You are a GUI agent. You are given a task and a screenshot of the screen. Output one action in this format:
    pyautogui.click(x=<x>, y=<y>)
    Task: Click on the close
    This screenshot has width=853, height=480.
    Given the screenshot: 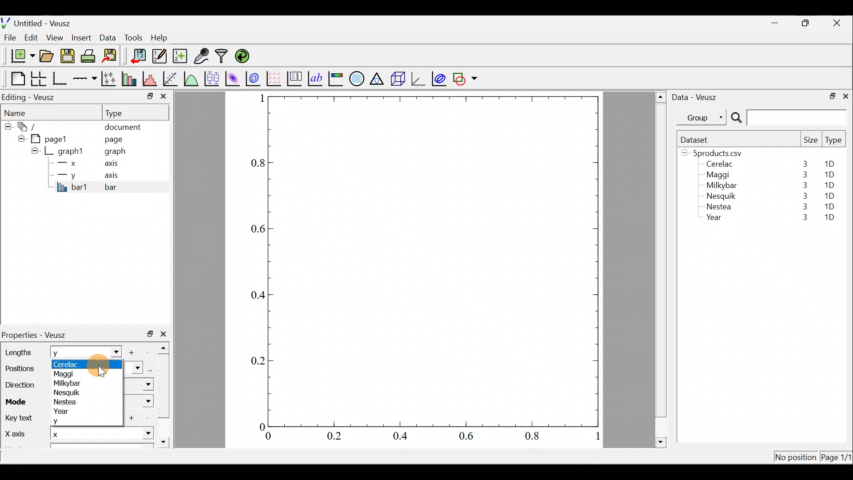 What is the action you would take?
    pyautogui.click(x=845, y=96)
    